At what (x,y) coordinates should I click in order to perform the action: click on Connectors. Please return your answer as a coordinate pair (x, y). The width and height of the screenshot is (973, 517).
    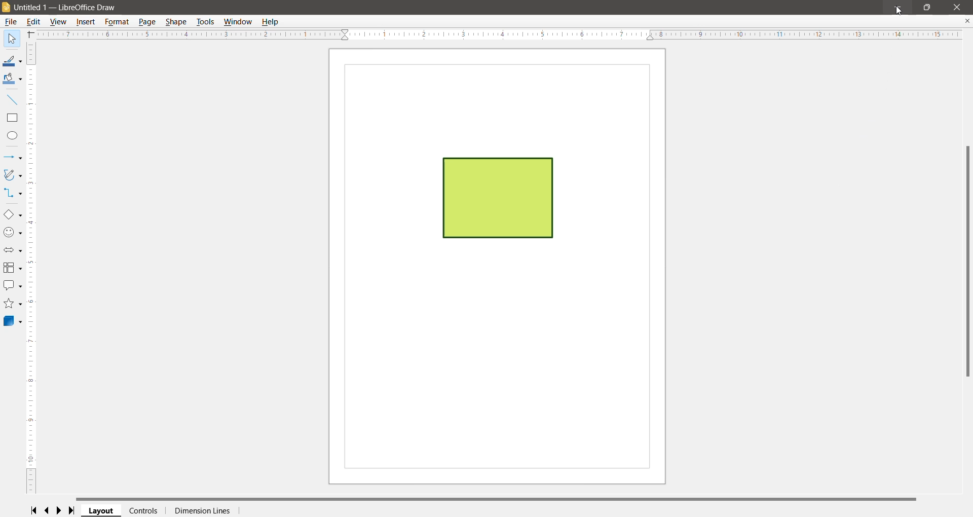
    Looking at the image, I should click on (12, 194).